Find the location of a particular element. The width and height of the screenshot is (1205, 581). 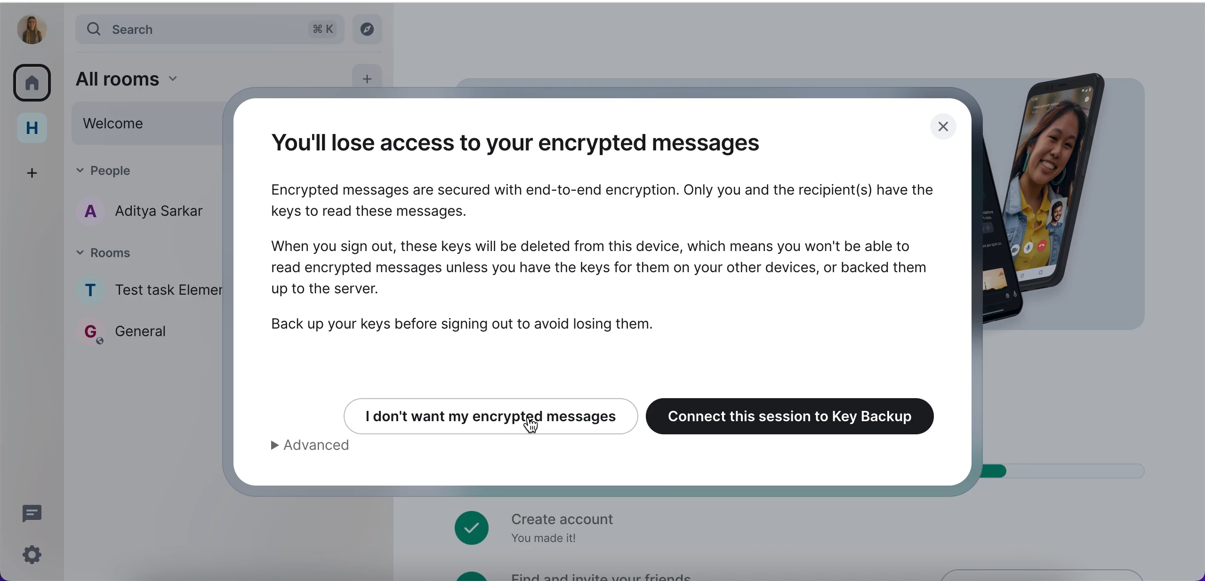

image is located at coordinates (1083, 196).